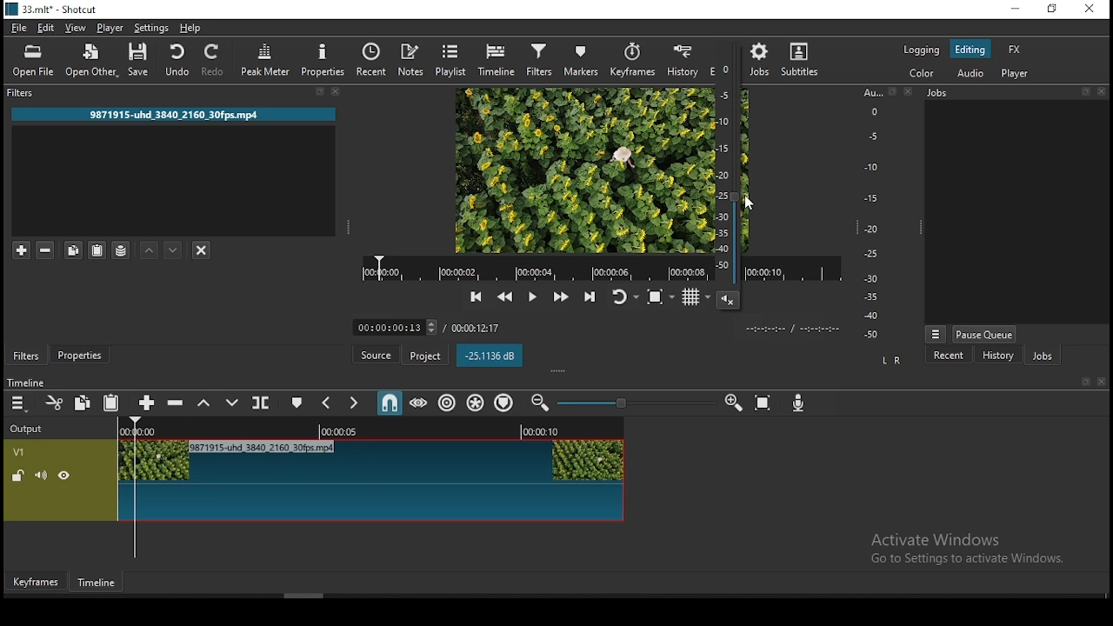  I want to click on lift, so click(204, 403).